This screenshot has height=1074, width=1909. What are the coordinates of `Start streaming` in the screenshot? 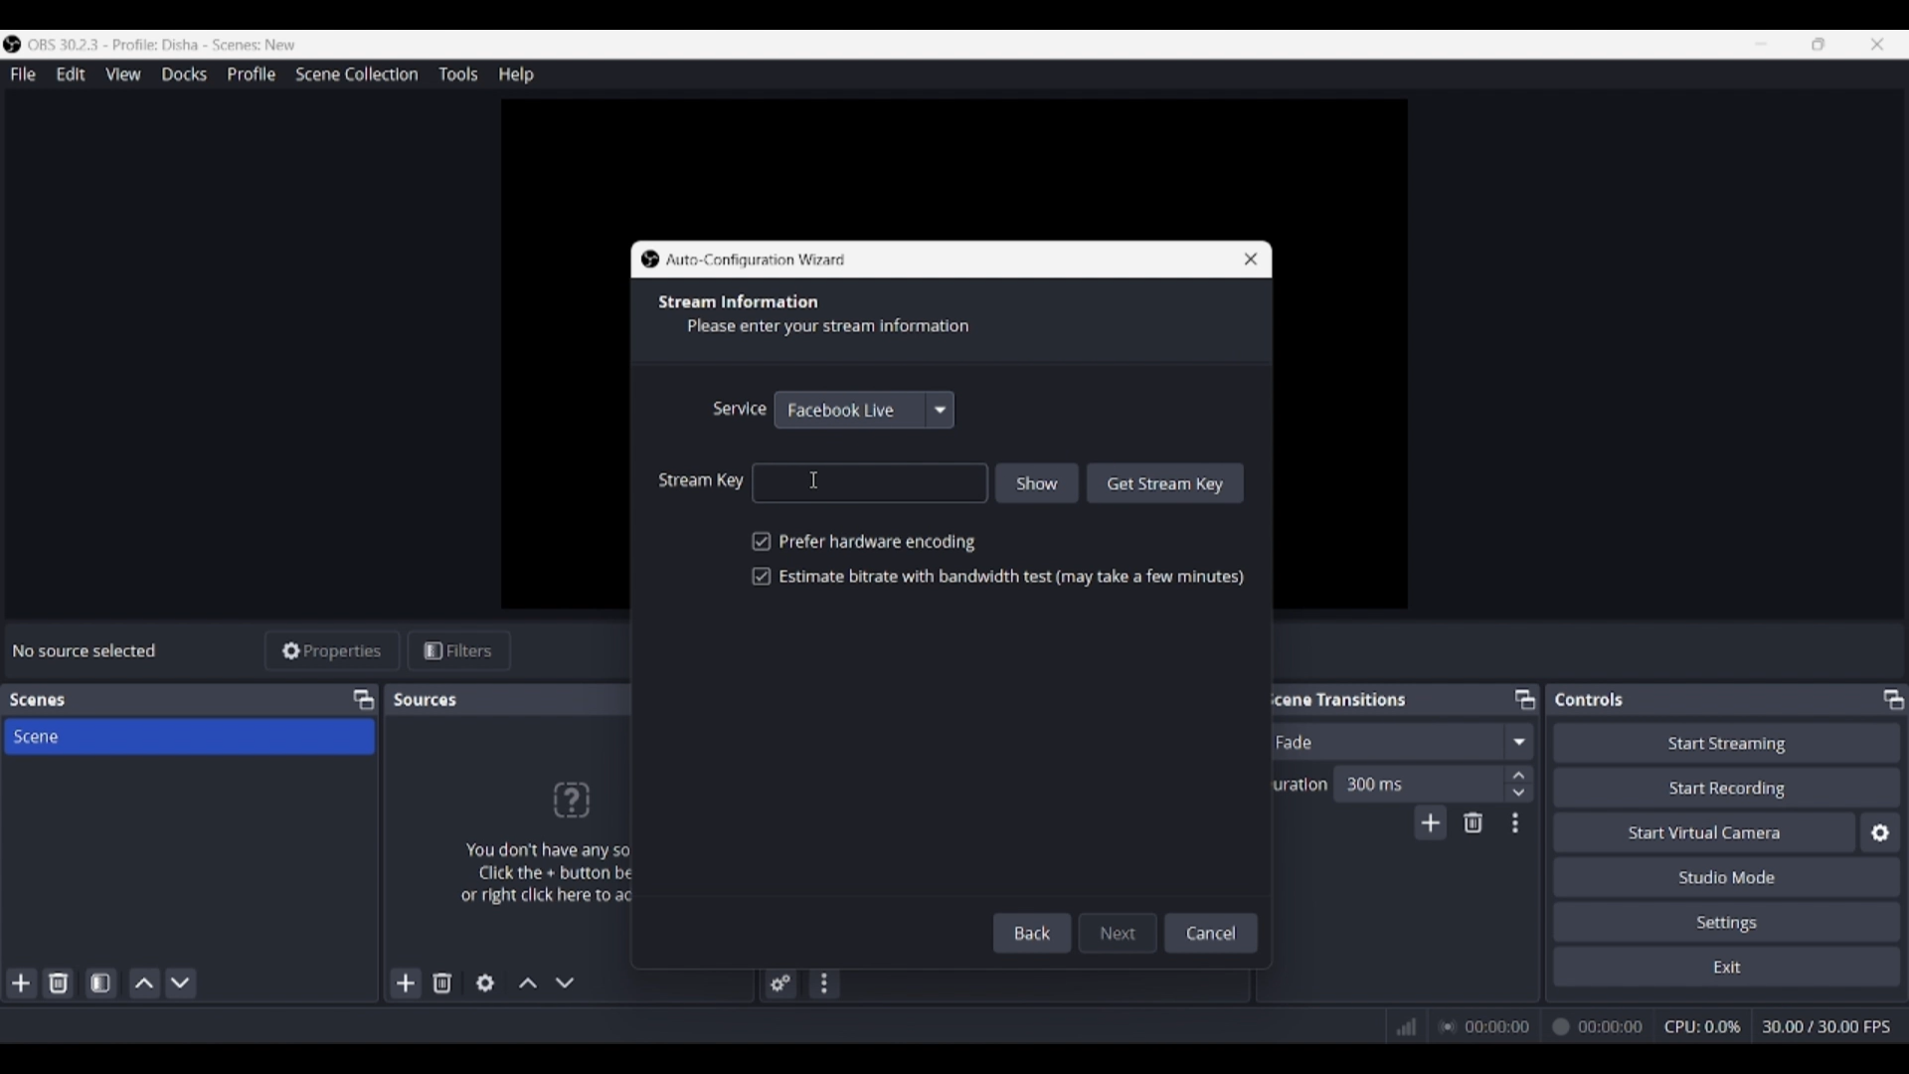 It's located at (1728, 742).